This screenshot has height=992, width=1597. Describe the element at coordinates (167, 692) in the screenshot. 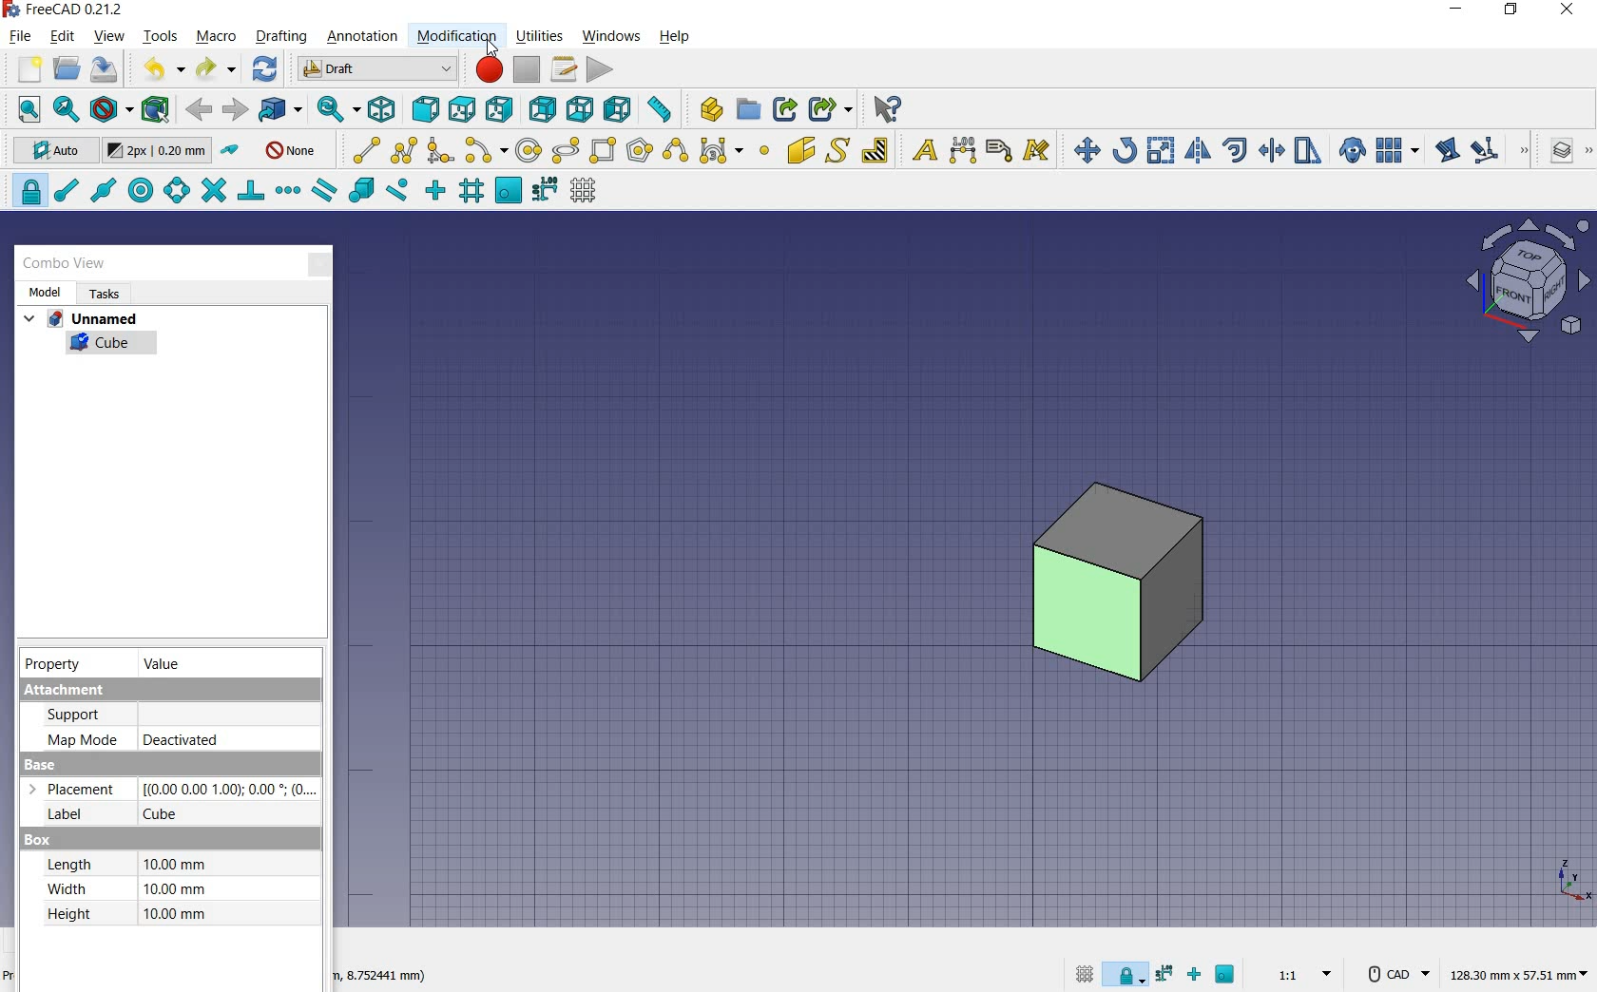

I see `attachment` at that location.